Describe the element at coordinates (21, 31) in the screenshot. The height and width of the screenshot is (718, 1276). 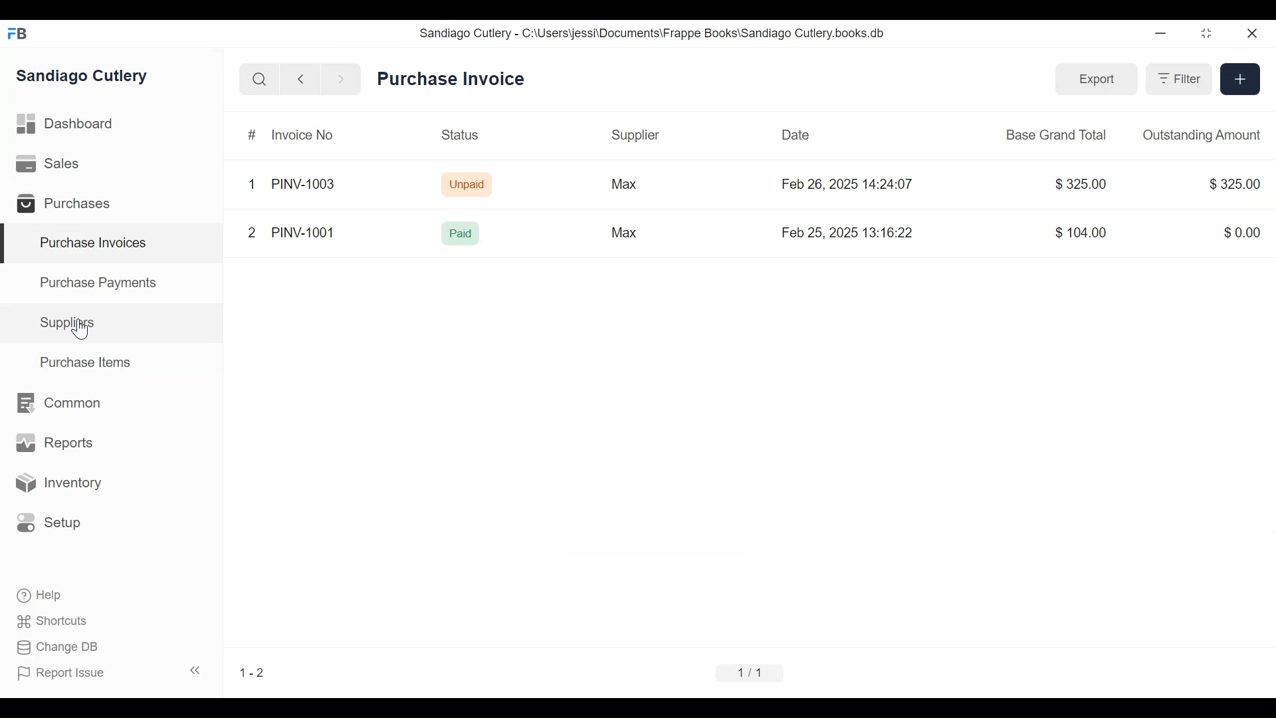
I see `Frappebooks Logo` at that location.